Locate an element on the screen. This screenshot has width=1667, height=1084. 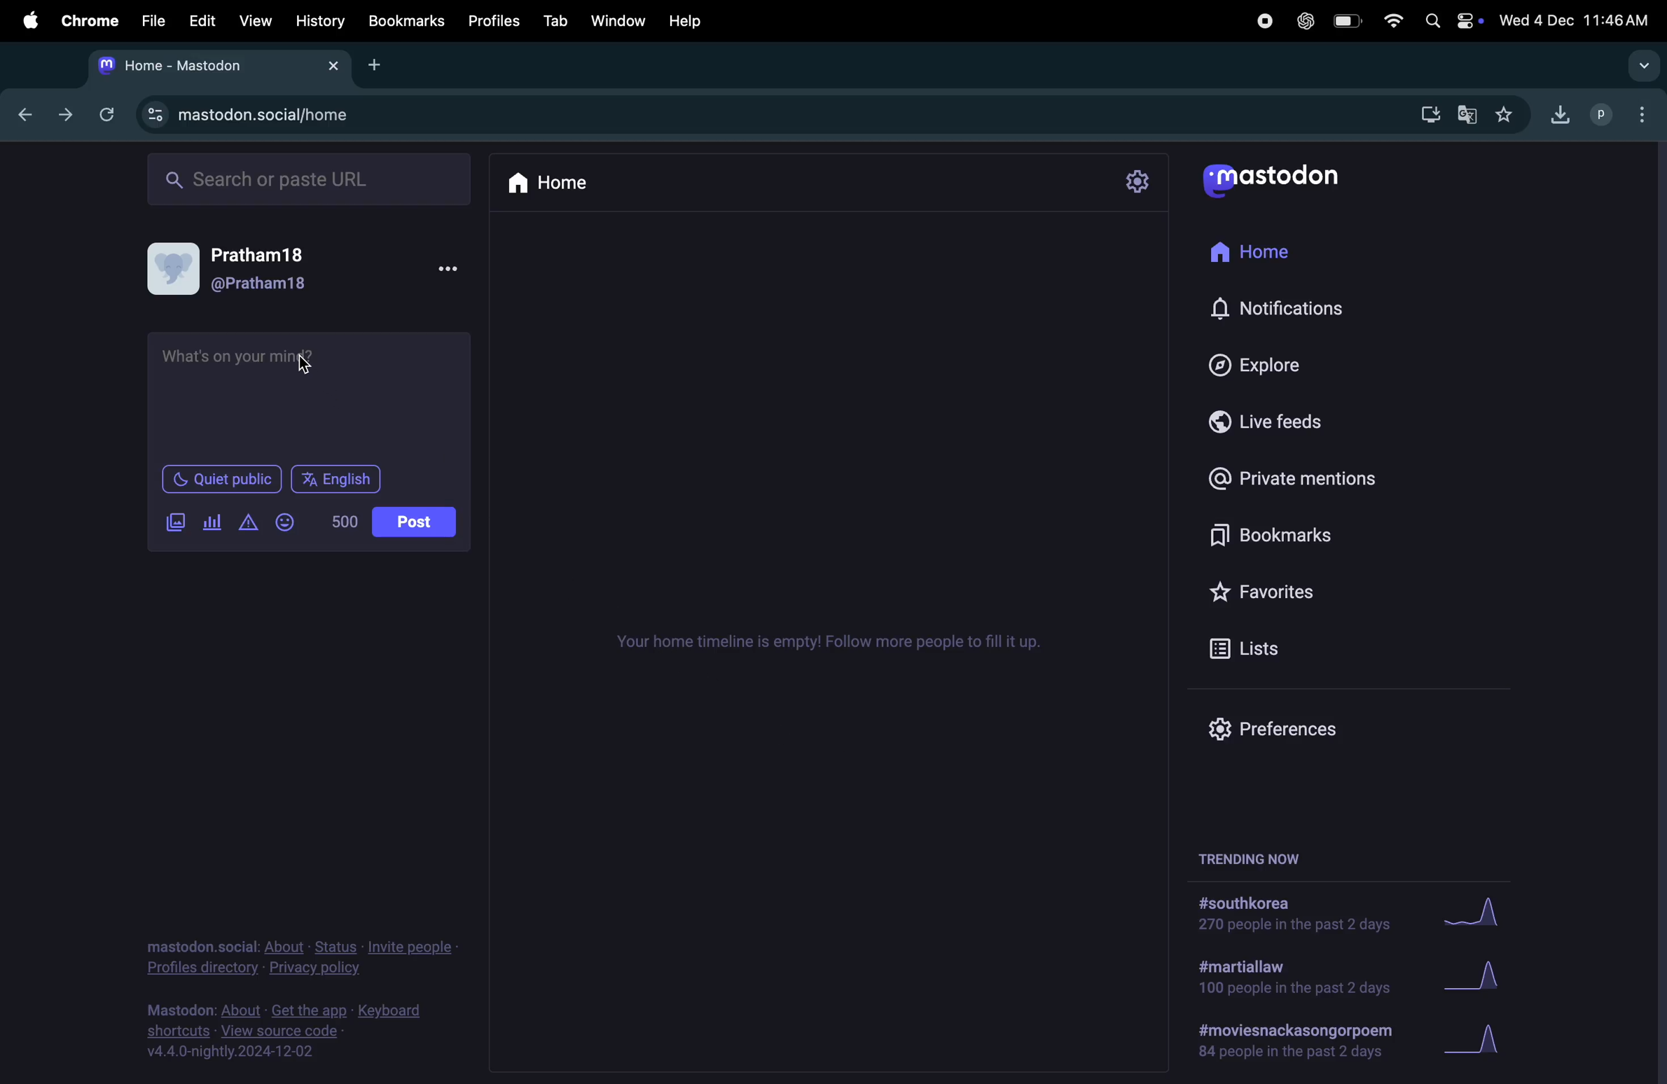
Bookmark is located at coordinates (406, 22).